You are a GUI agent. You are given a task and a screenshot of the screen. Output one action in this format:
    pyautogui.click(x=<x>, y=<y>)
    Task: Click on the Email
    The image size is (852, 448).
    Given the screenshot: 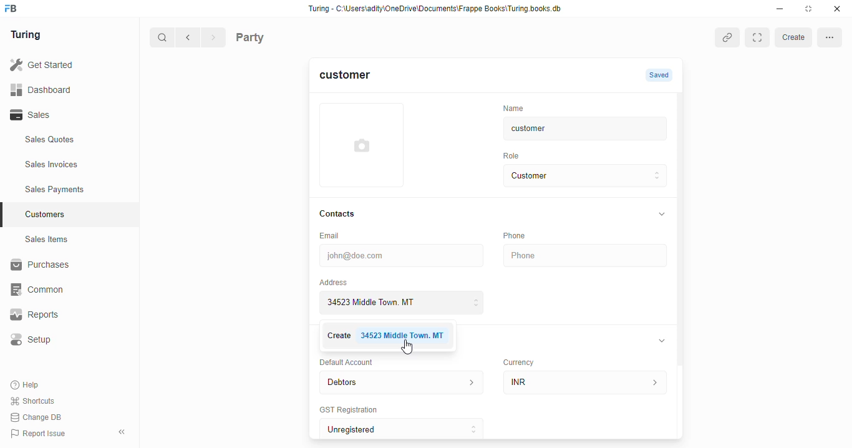 What is the action you would take?
    pyautogui.click(x=331, y=235)
    